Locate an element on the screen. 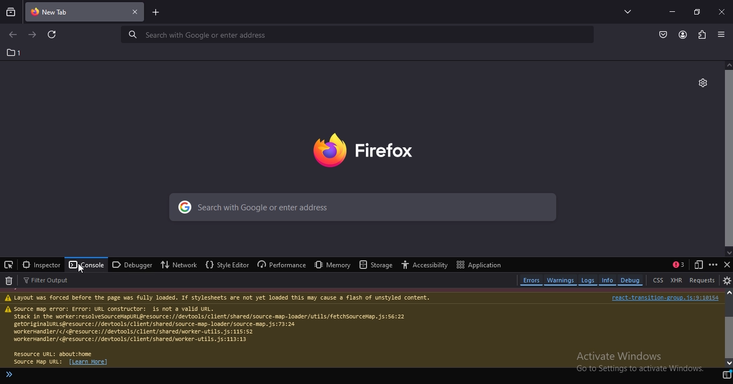 This screenshot has width=733, height=384. memory is located at coordinates (333, 264).